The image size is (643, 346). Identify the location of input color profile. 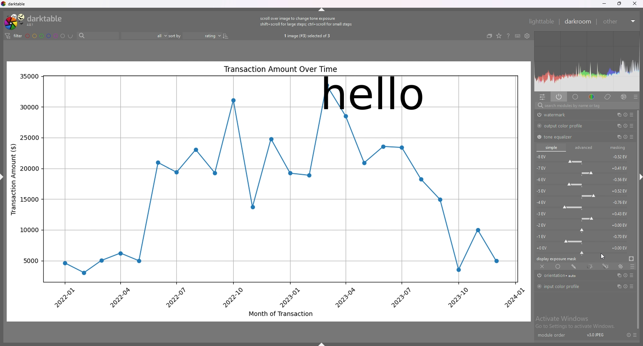
(564, 286).